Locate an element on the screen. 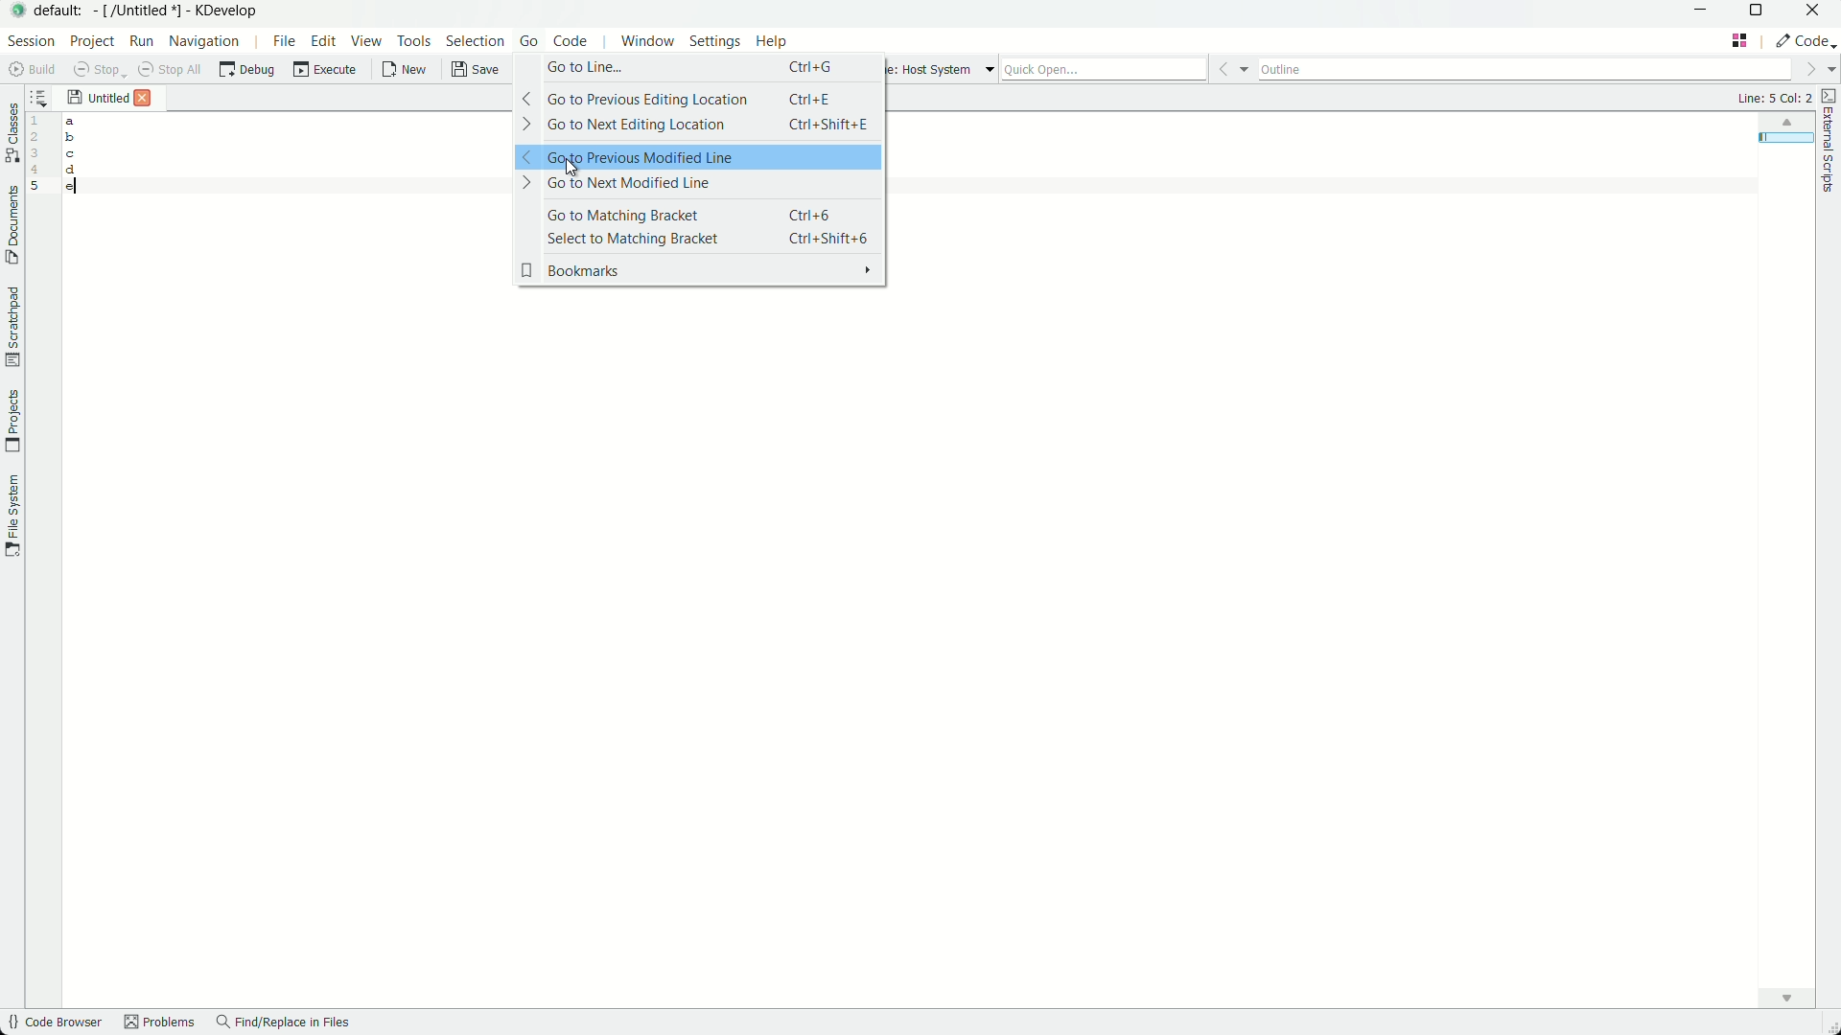 The width and height of the screenshot is (1841, 1035). file is located at coordinates (280, 41).